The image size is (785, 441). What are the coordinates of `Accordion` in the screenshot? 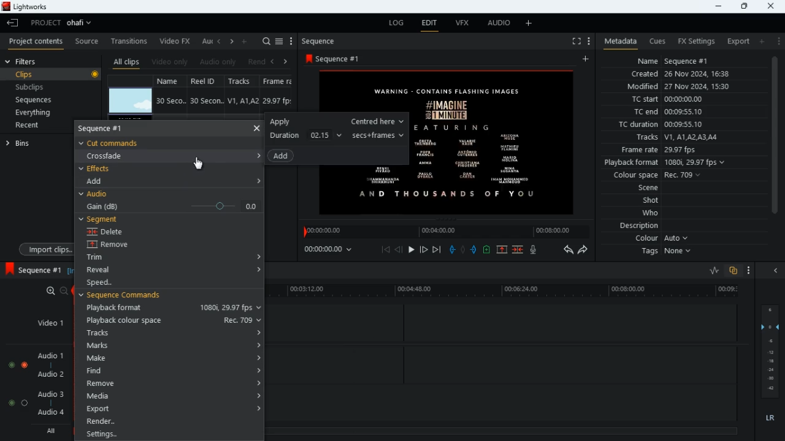 It's located at (256, 155).